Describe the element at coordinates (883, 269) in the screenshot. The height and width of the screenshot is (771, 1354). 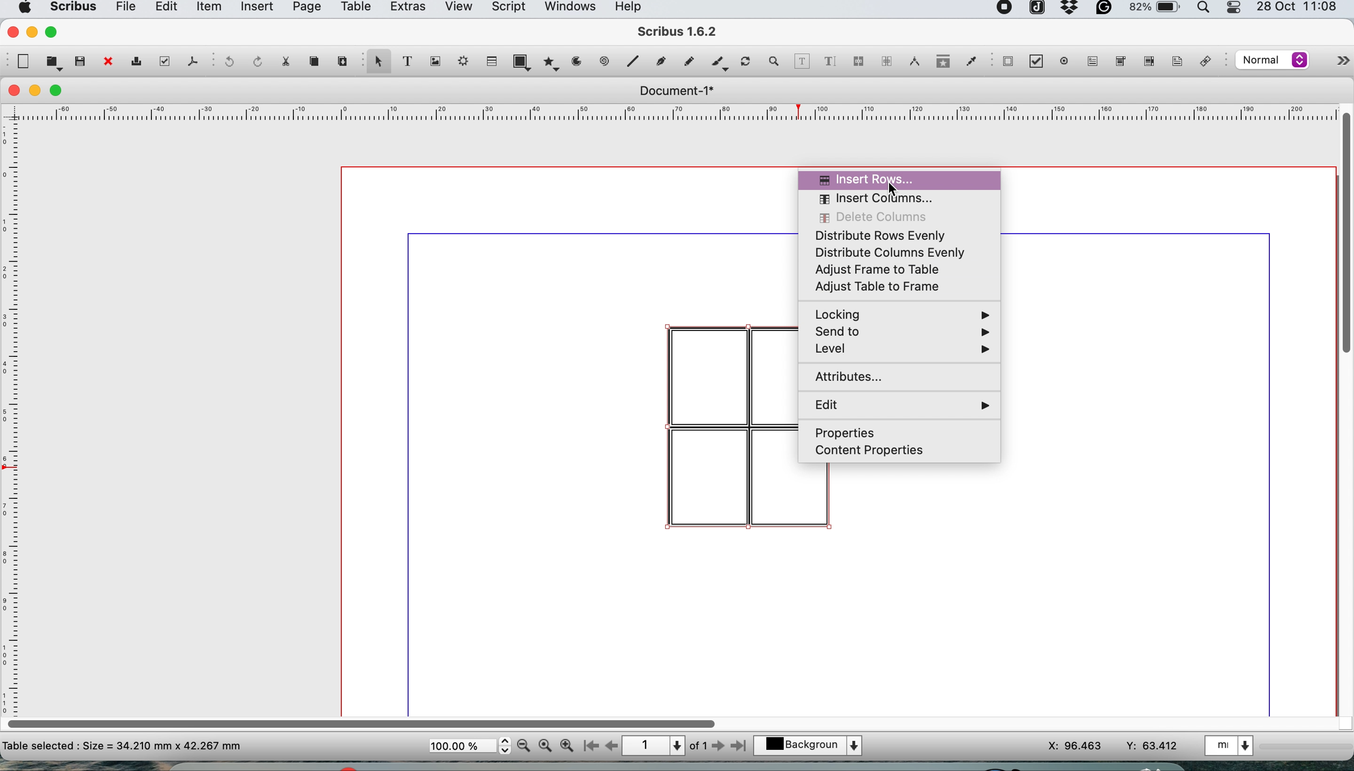
I see `adjust frame to table` at that location.